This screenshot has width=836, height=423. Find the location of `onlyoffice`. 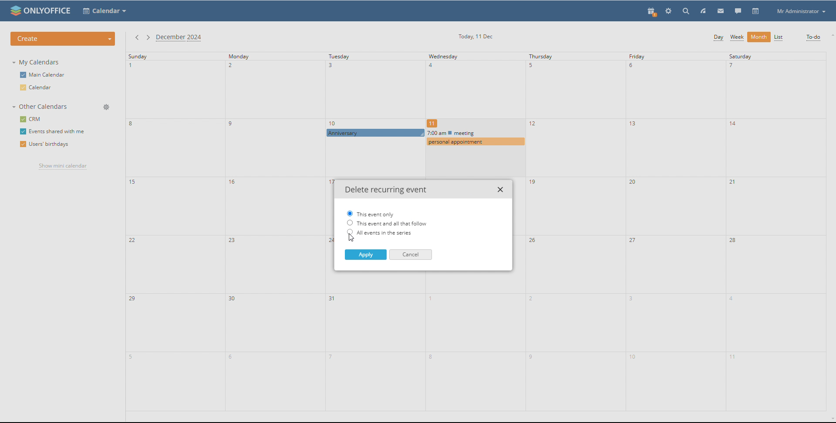

onlyoffice is located at coordinates (48, 11).